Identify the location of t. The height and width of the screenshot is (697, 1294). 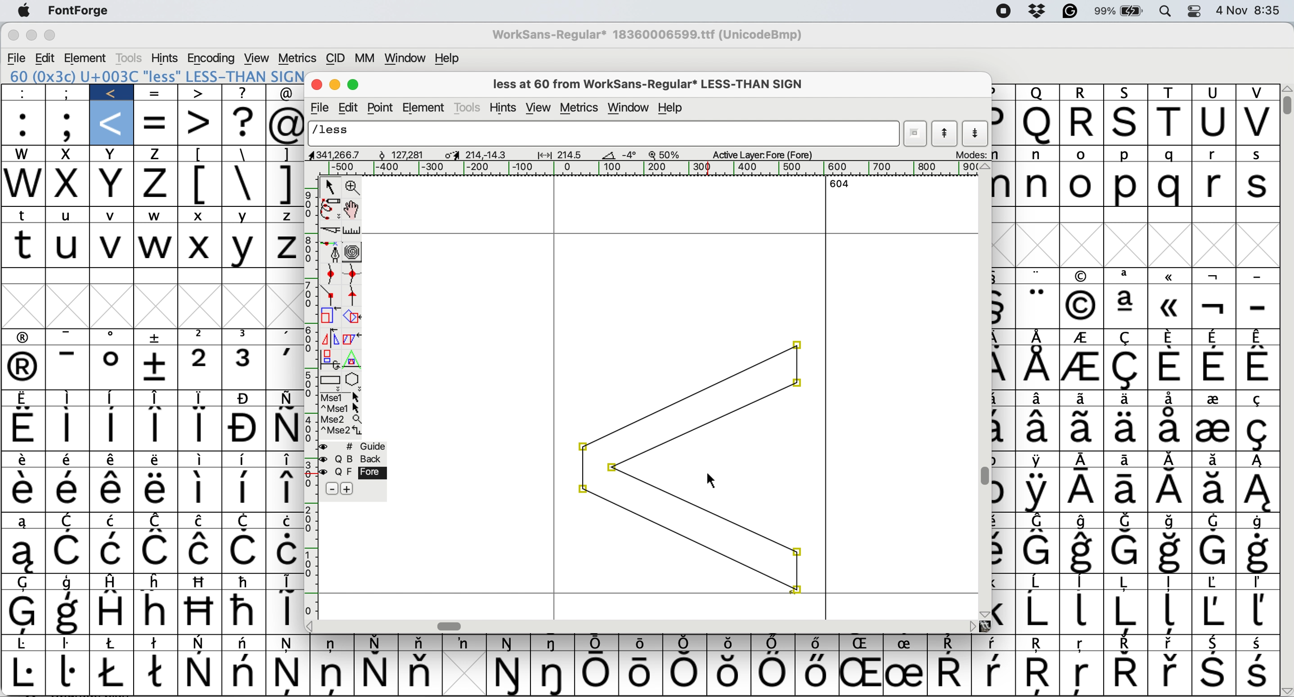
(27, 216).